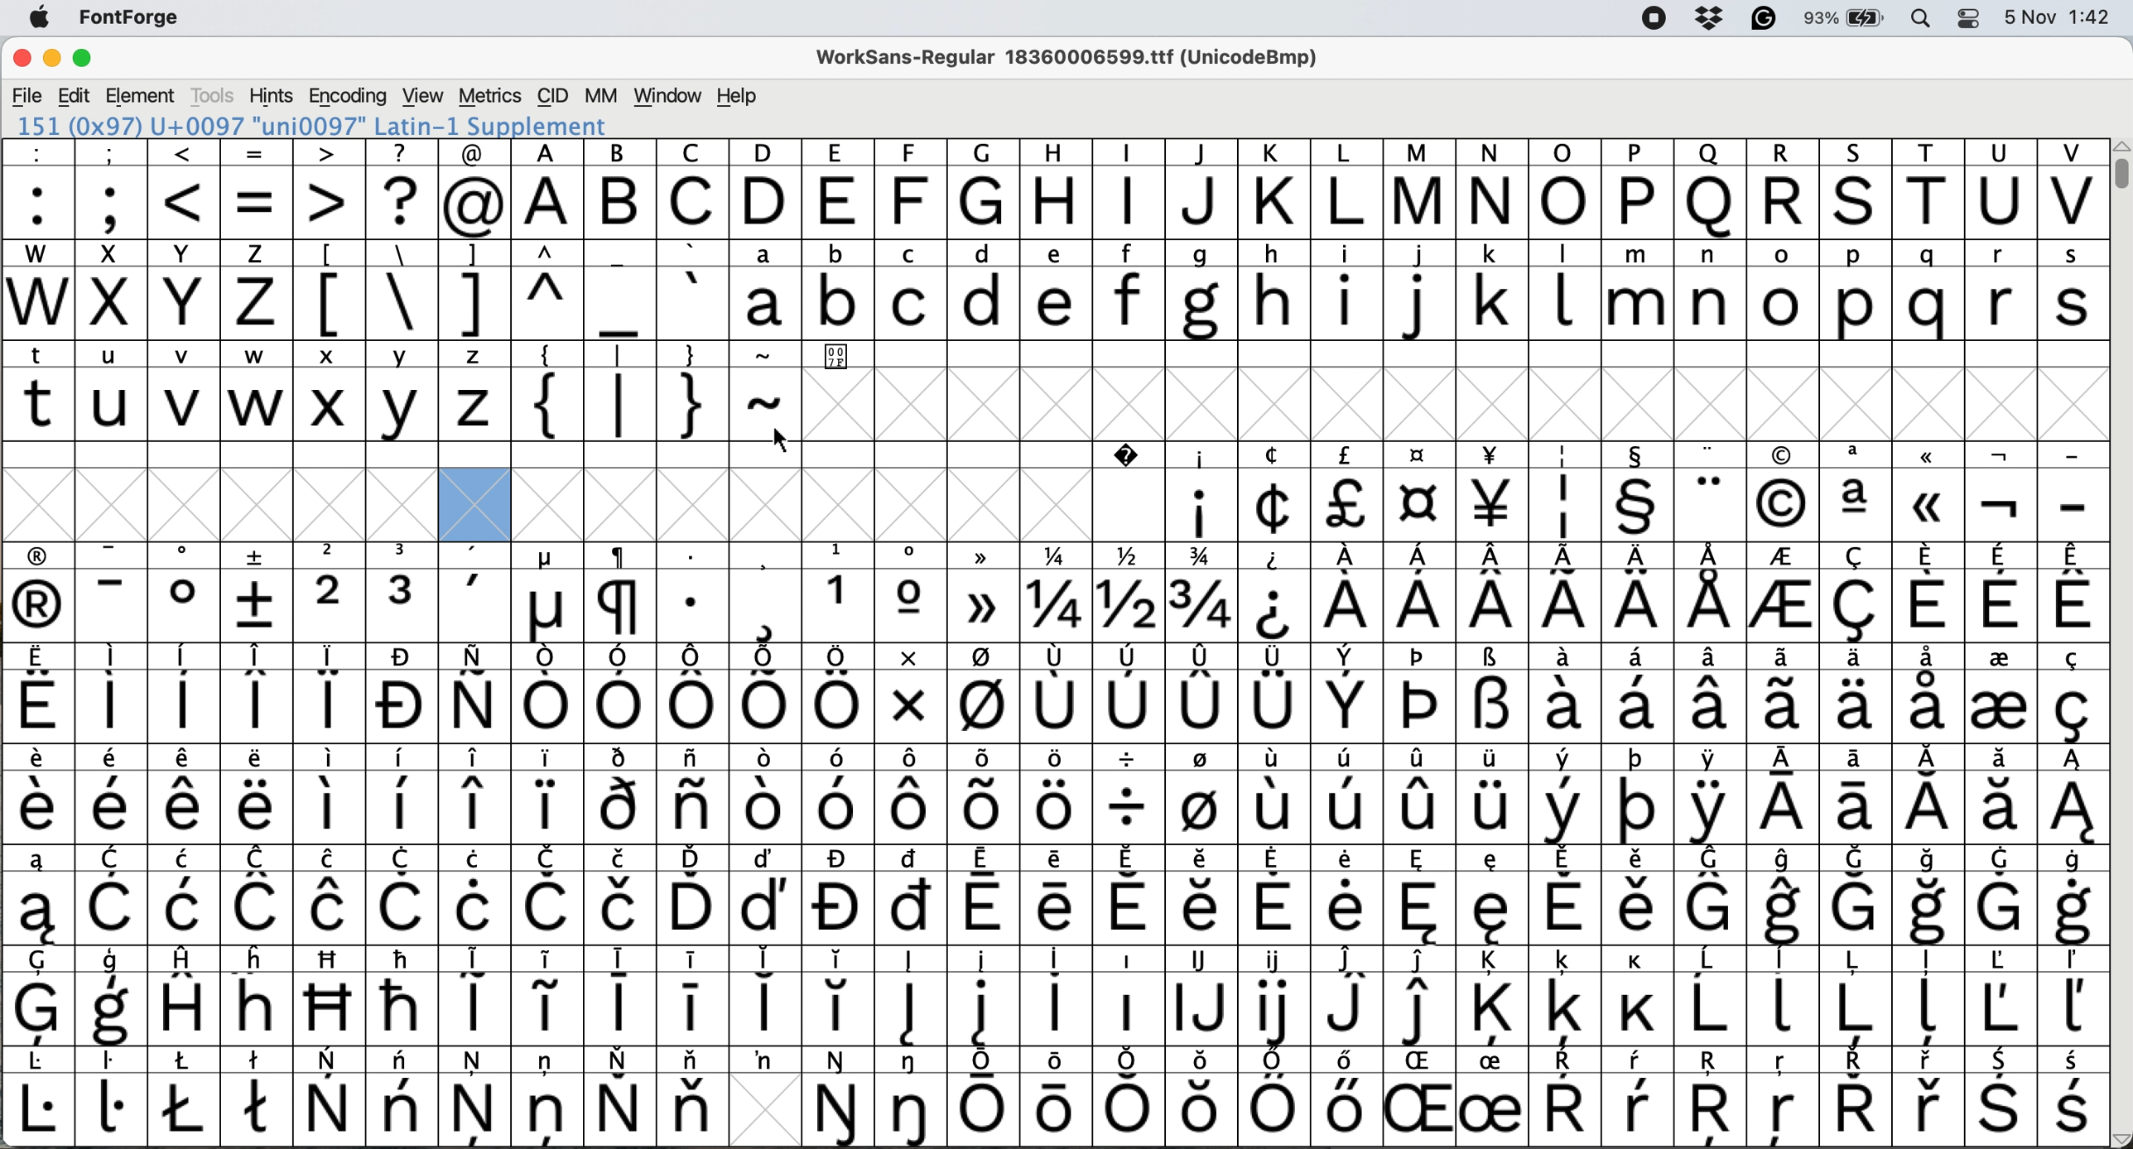 Image resolution: width=2133 pixels, height=1149 pixels. Describe the element at coordinates (112, 187) in the screenshot. I see `;` at that location.